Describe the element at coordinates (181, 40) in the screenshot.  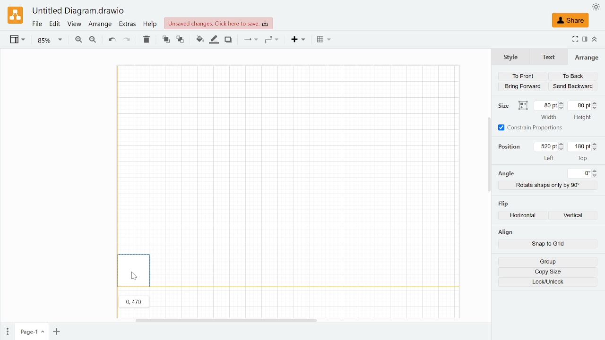
I see `To back` at that location.